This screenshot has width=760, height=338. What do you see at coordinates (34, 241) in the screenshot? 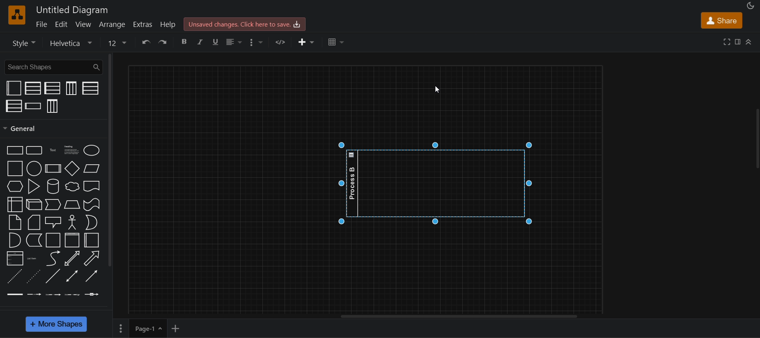
I see `data storage` at bounding box center [34, 241].